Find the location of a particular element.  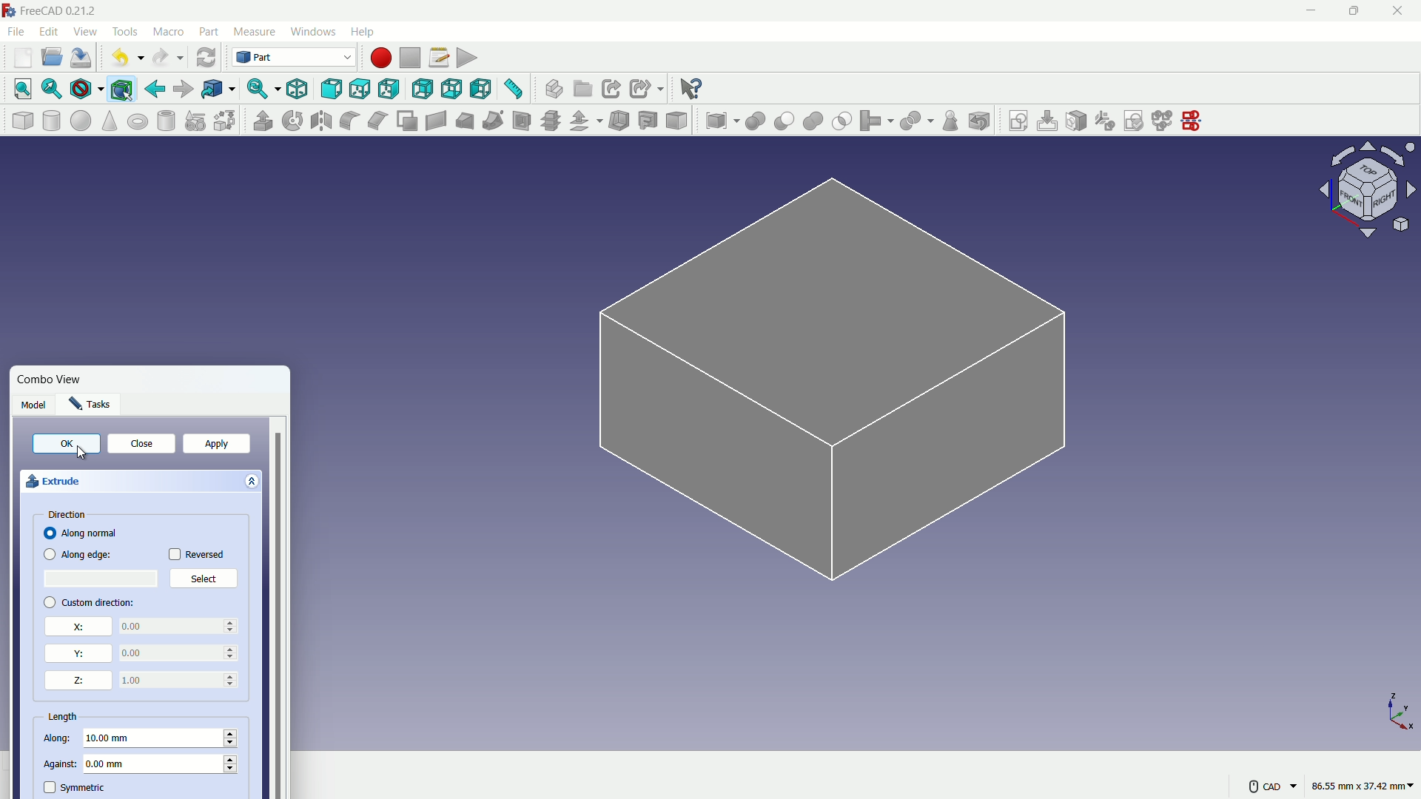

86.55 mm, 37.42 mm is located at coordinates (1363, 785).